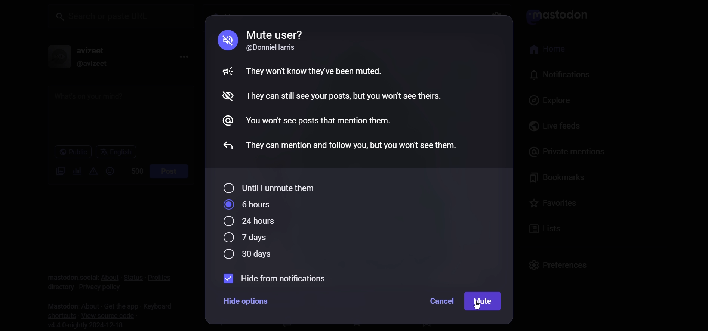 The height and width of the screenshot is (331, 708). Describe the element at coordinates (275, 48) in the screenshot. I see `@DonnieHarris` at that location.